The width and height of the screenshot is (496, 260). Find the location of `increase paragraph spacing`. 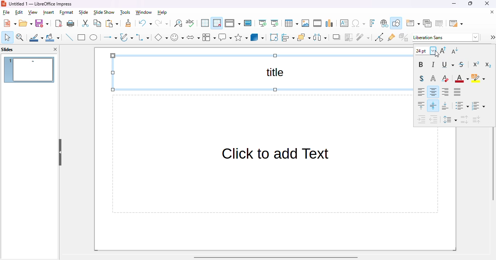

increase paragraph spacing is located at coordinates (465, 119).